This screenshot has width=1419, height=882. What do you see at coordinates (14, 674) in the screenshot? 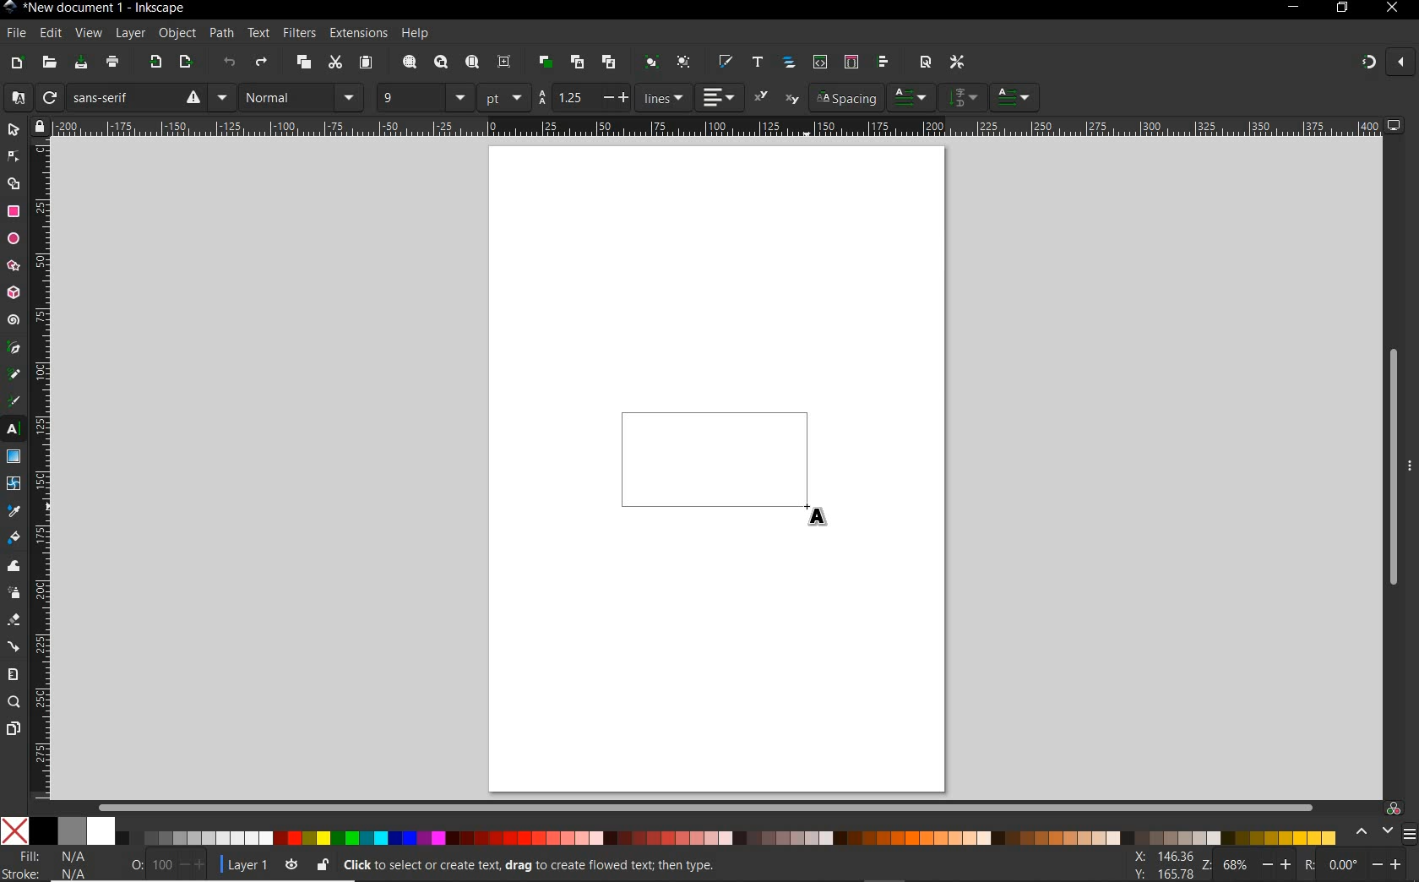
I see `measure tool` at bounding box center [14, 674].